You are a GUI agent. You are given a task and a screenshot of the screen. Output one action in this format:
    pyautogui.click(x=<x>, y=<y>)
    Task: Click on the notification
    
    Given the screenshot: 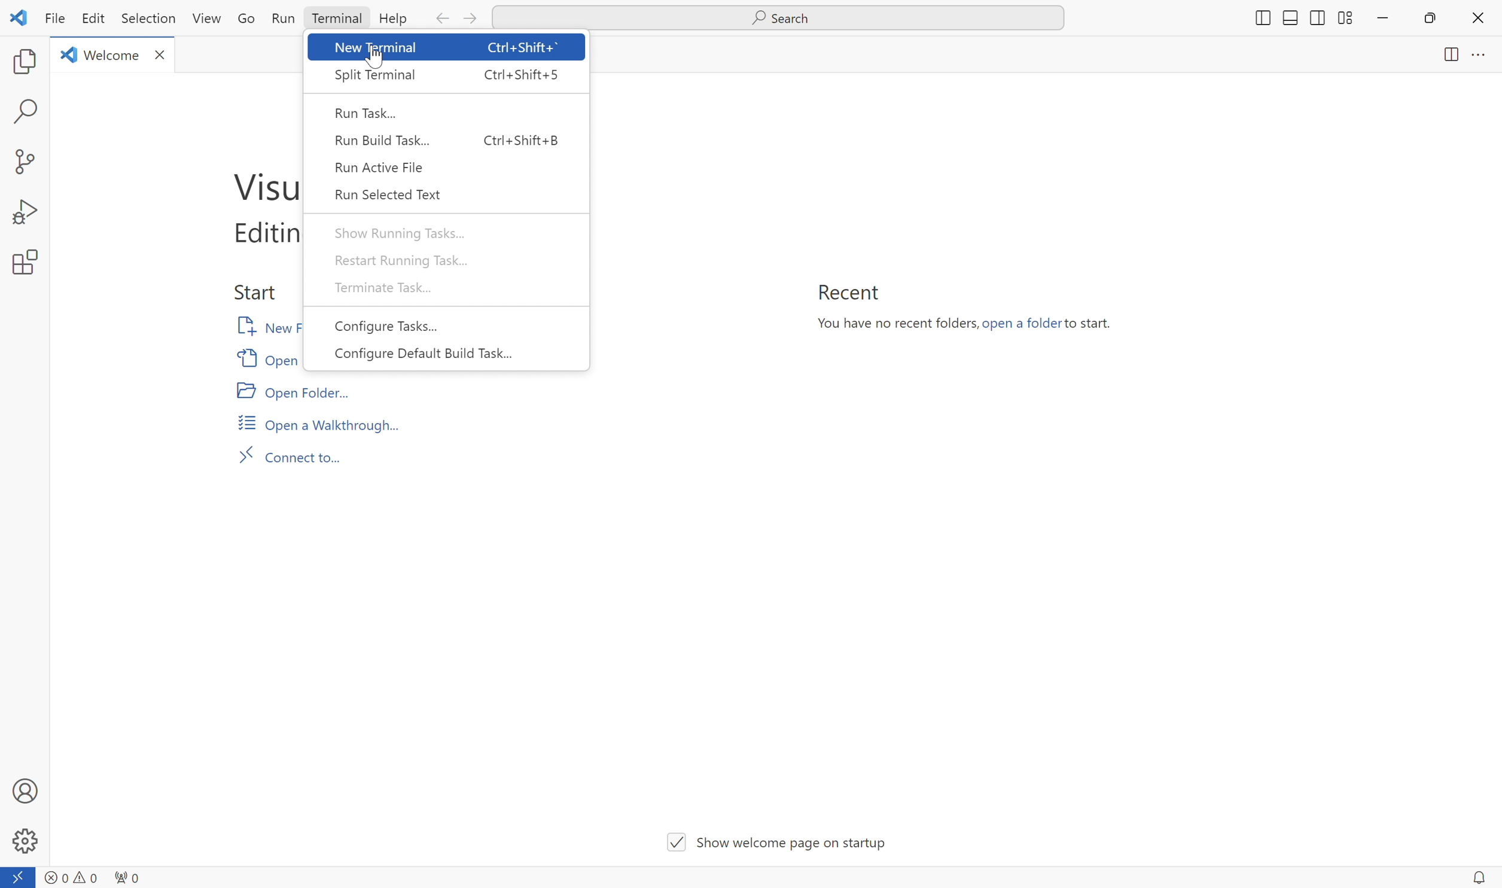 What is the action you would take?
    pyautogui.click(x=1477, y=877)
    